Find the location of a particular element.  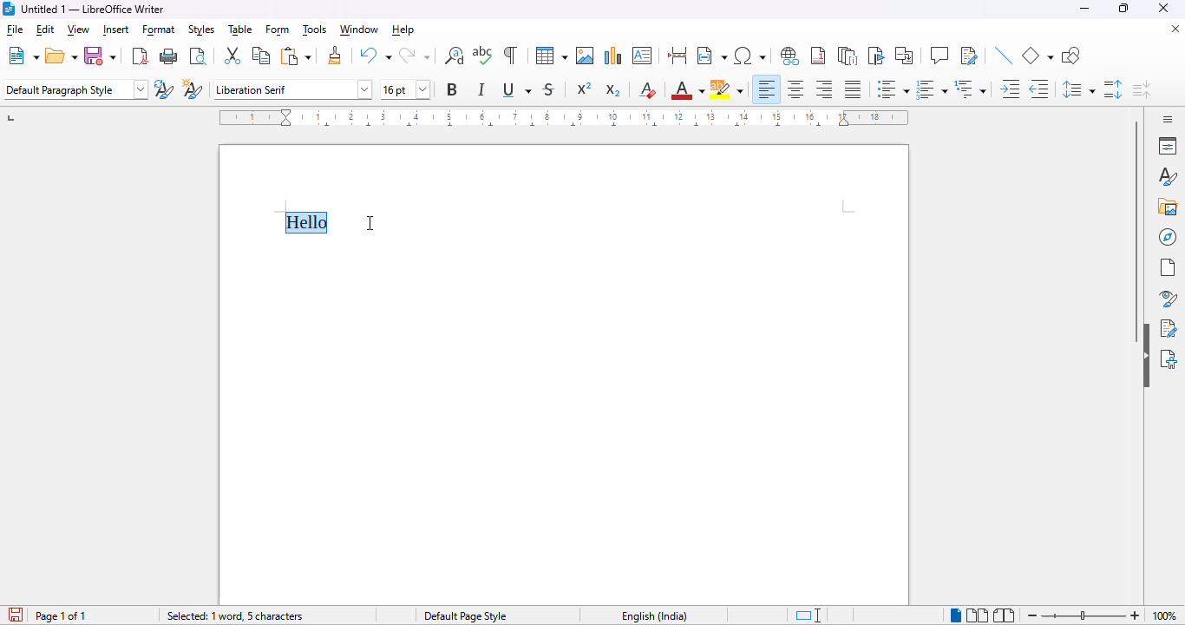

insert line is located at coordinates (1005, 56).